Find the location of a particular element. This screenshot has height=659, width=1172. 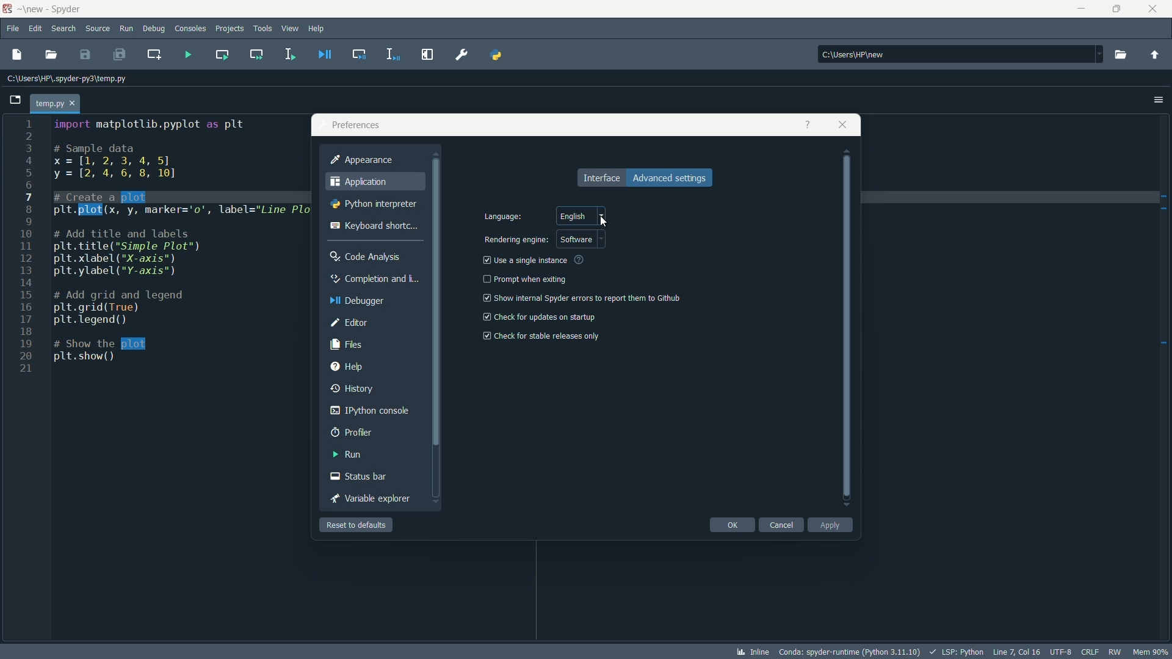

cursor is located at coordinates (606, 222).